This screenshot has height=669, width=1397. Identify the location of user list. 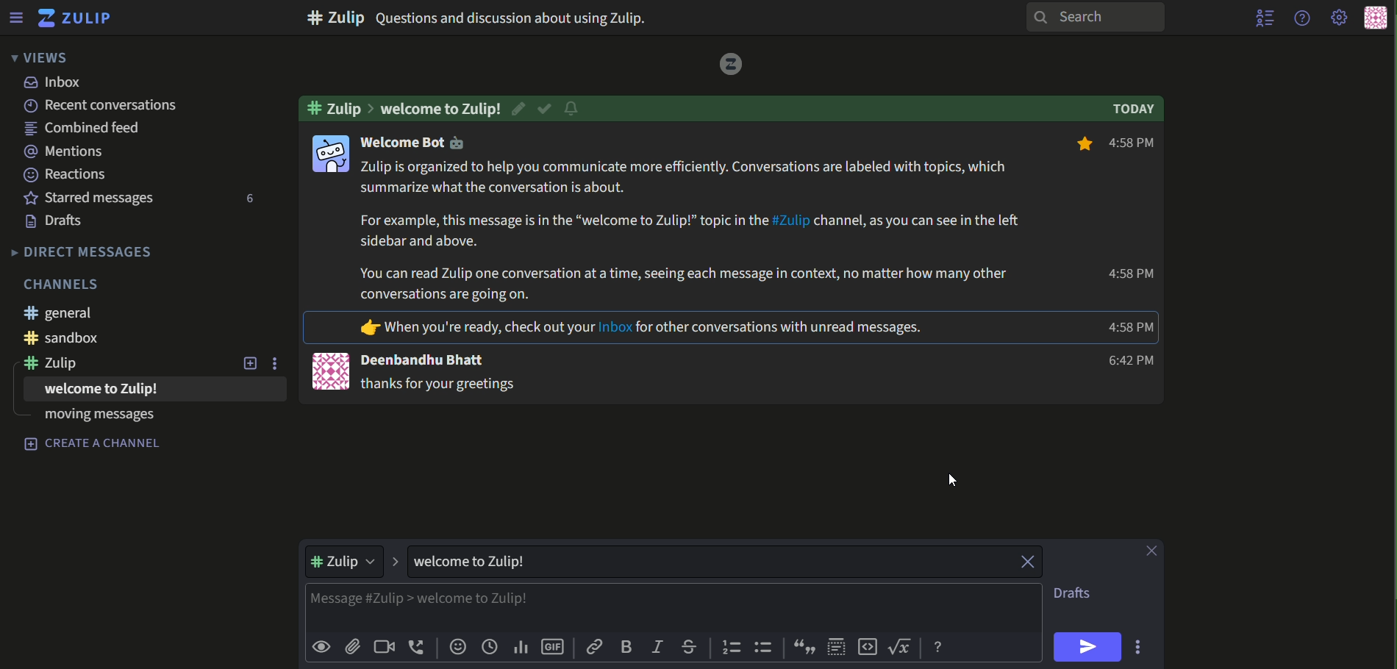
(1265, 18).